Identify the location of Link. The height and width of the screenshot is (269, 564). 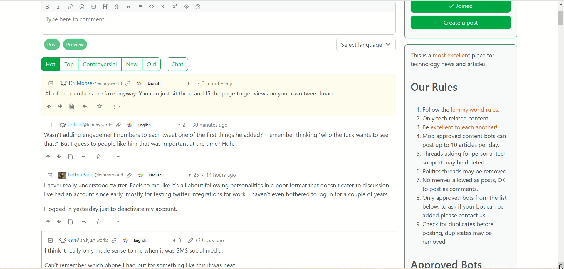
(128, 83).